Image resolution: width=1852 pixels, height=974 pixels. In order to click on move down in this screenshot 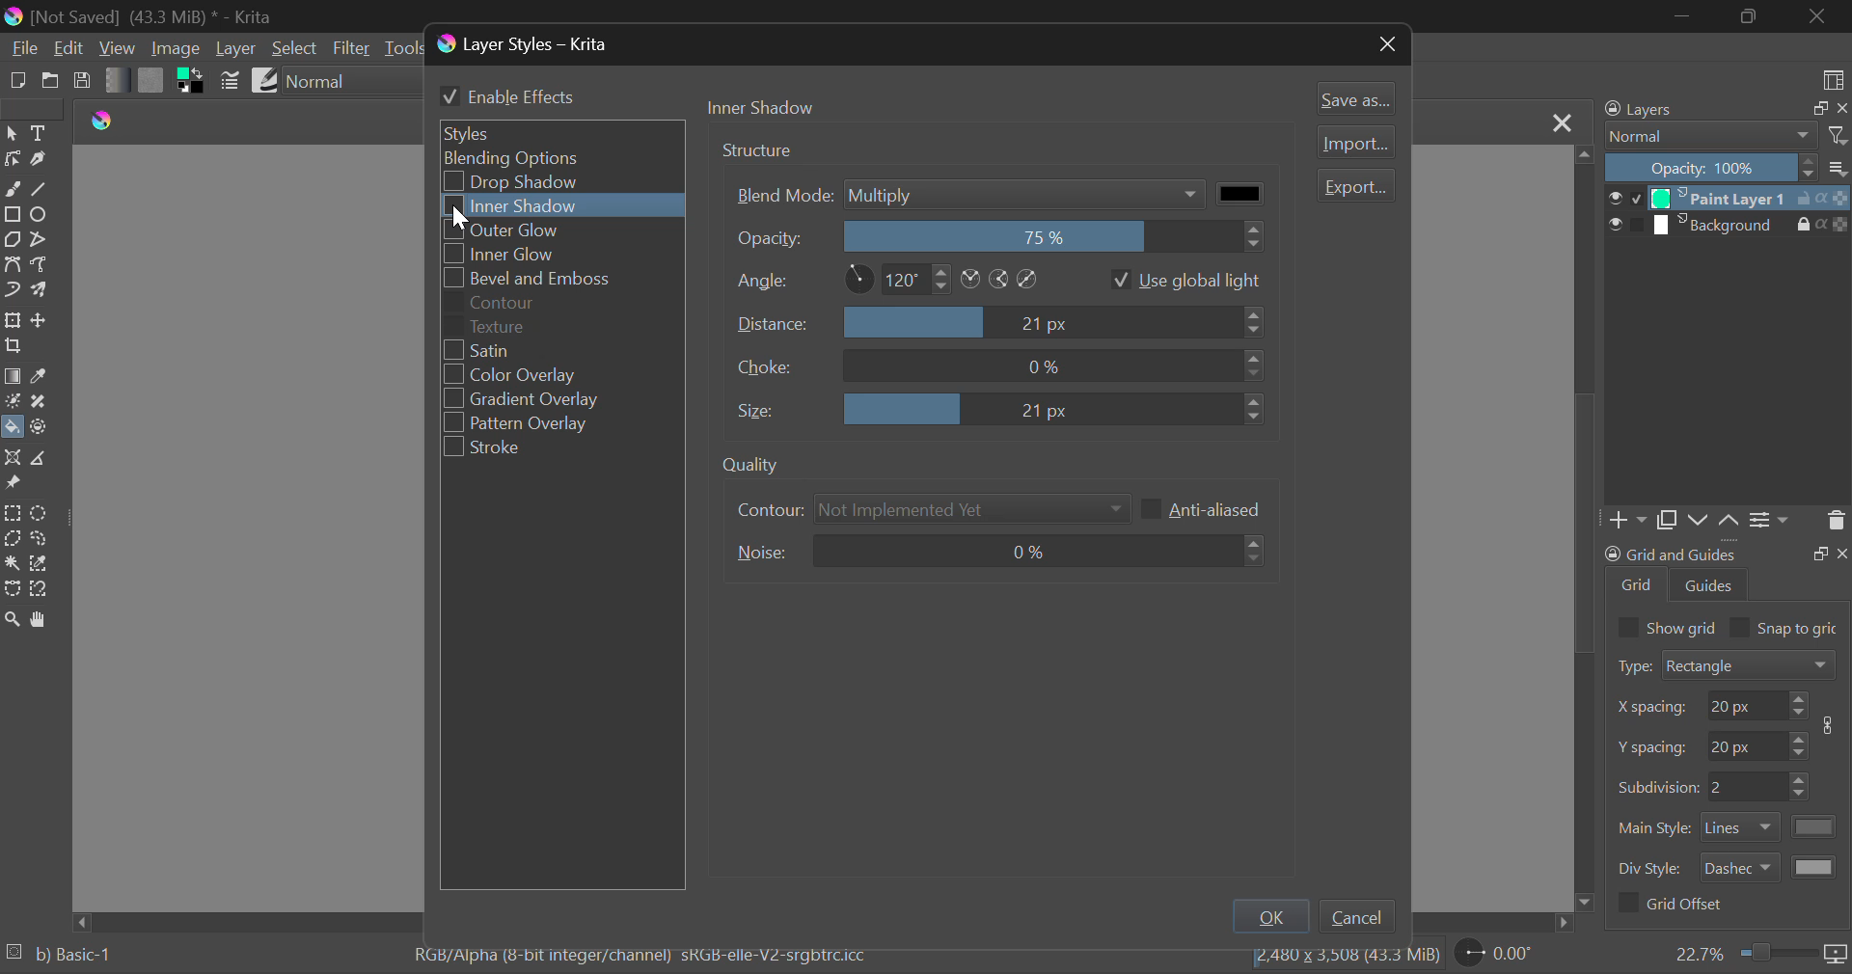, I will do `click(1586, 898)`.